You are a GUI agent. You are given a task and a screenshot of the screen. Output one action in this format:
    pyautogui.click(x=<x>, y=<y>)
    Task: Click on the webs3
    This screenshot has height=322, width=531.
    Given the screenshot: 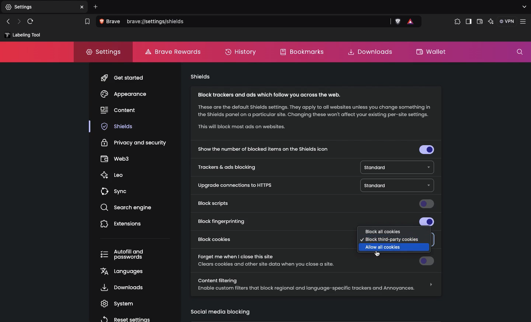 What is the action you would take?
    pyautogui.click(x=116, y=160)
    